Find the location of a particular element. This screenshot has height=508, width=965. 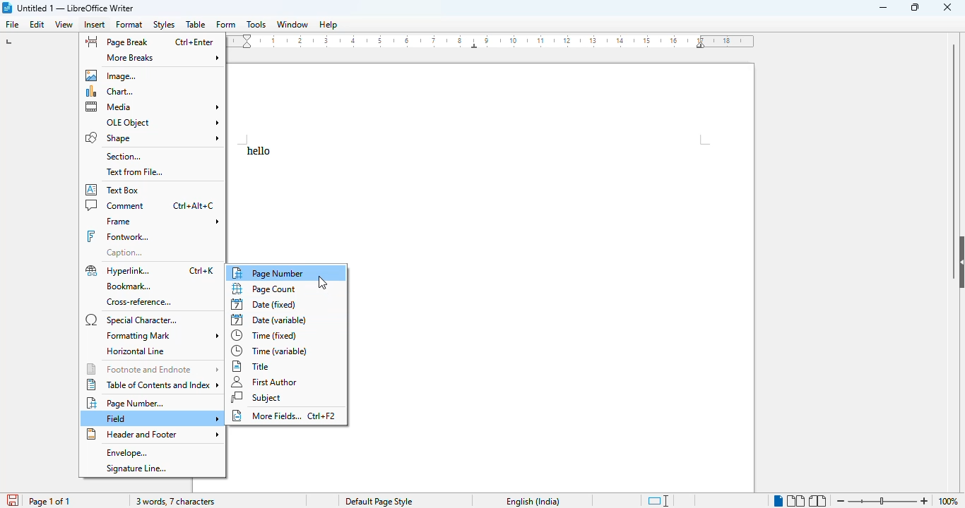

single-page view is located at coordinates (778, 500).